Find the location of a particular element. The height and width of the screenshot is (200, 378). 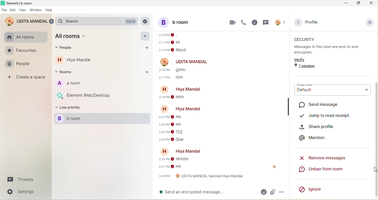

scroll down is located at coordinates (376, 199).